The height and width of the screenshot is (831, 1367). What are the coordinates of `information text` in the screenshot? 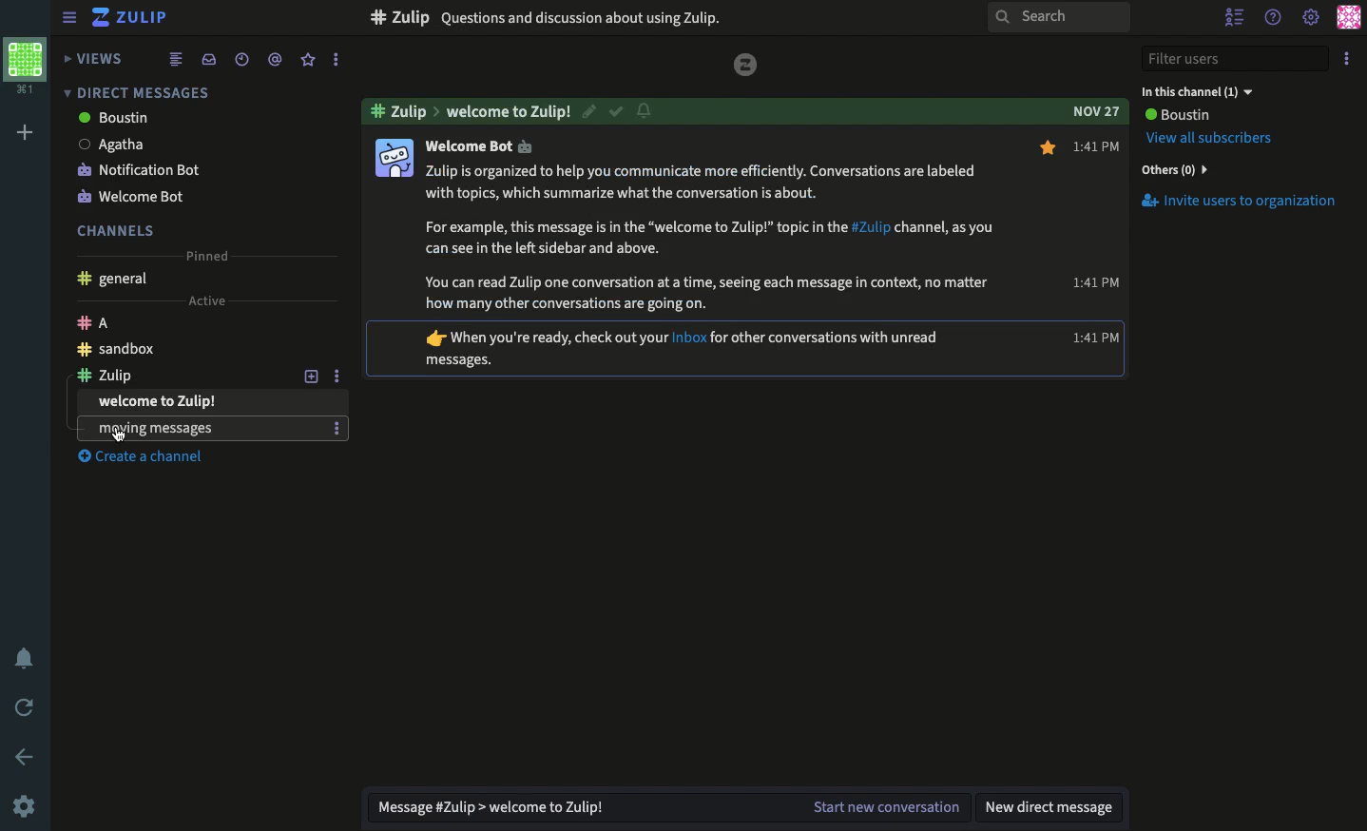 It's located at (707, 239).